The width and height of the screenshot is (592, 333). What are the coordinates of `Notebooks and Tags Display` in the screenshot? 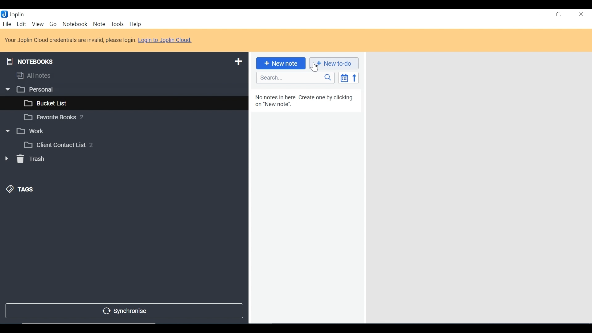 It's located at (123, 75).